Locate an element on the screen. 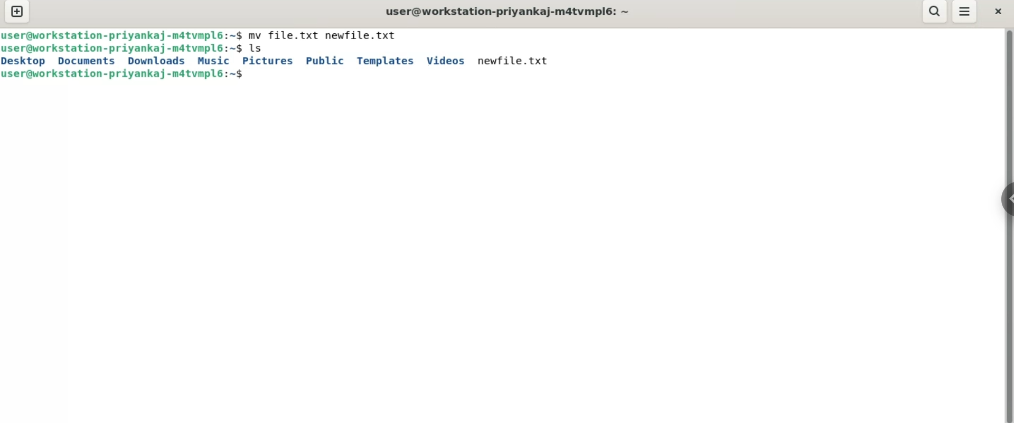 The image size is (1014, 423). public is located at coordinates (323, 61).